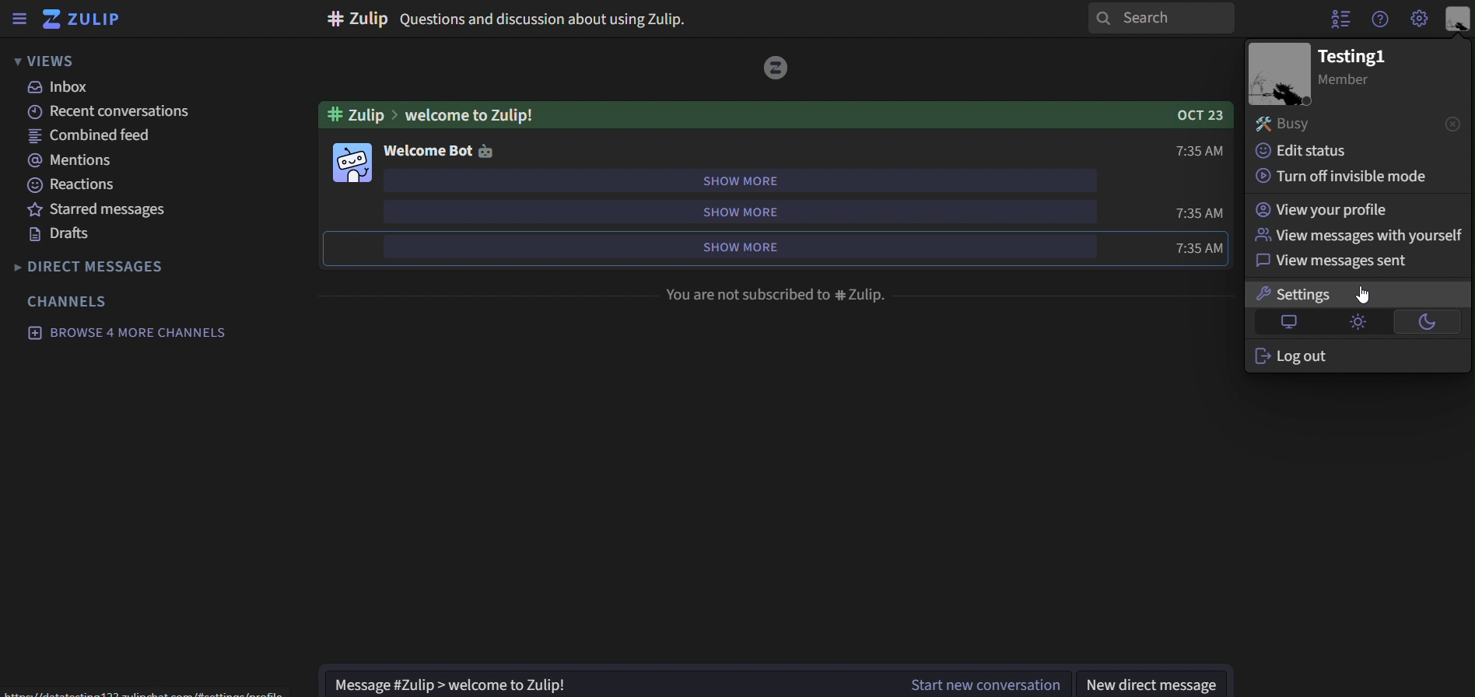  Describe the element at coordinates (736, 244) in the screenshot. I see `show more` at that location.